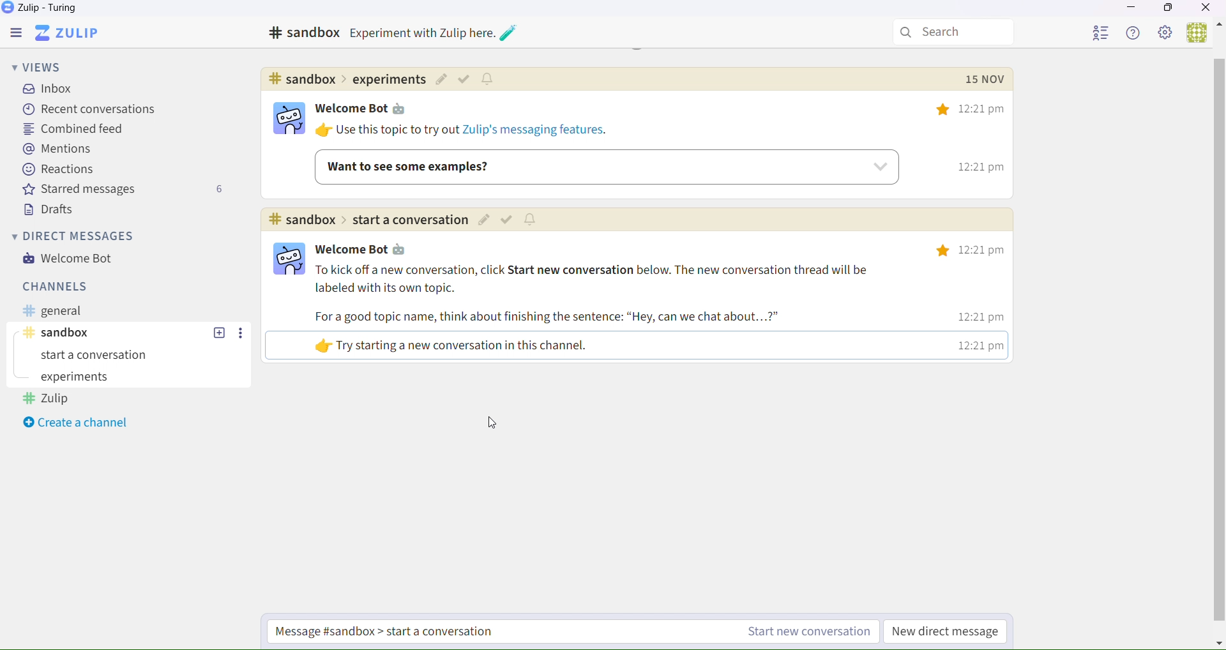 This screenshot has width=1226, height=650. I want to click on Welcome bot, so click(75, 261).